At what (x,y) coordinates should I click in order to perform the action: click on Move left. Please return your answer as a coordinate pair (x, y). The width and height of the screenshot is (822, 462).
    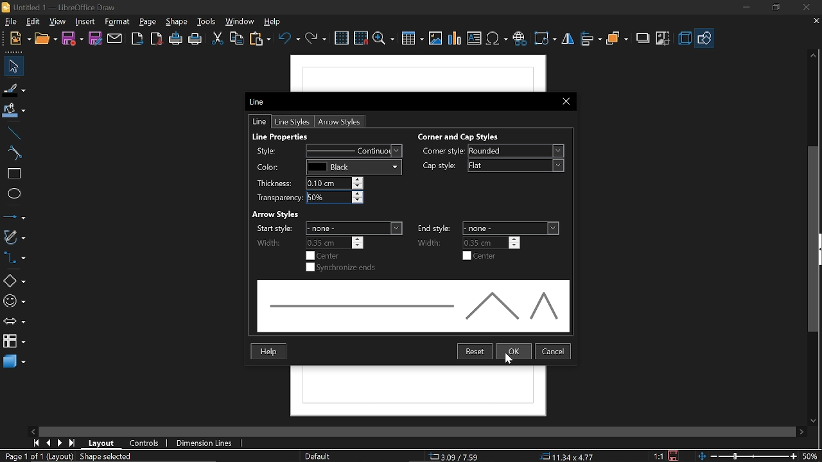
    Looking at the image, I should click on (35, 430).